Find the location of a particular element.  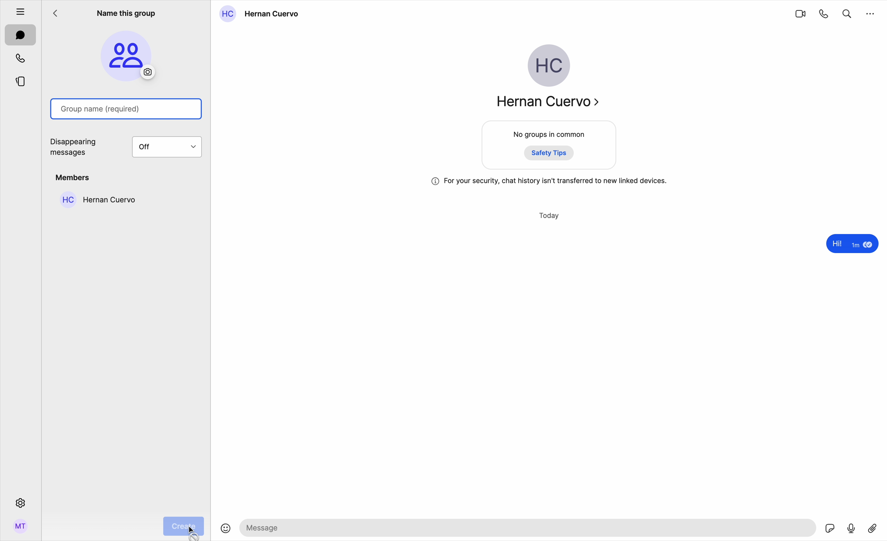

create button is located at coordinates (184, 526).